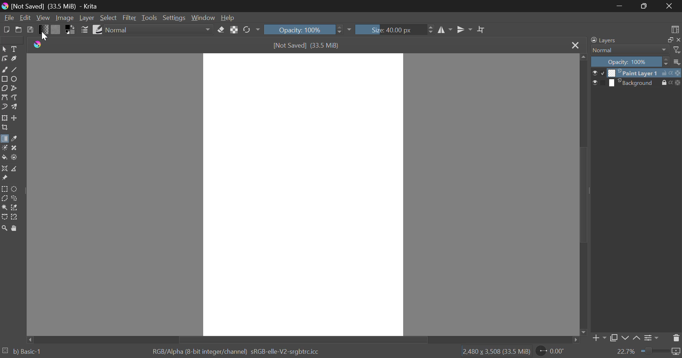 This screenshot has width=682, height=358. I want to click on 12,480 x 3,508 (33.5 MiB), so click(496, 351).